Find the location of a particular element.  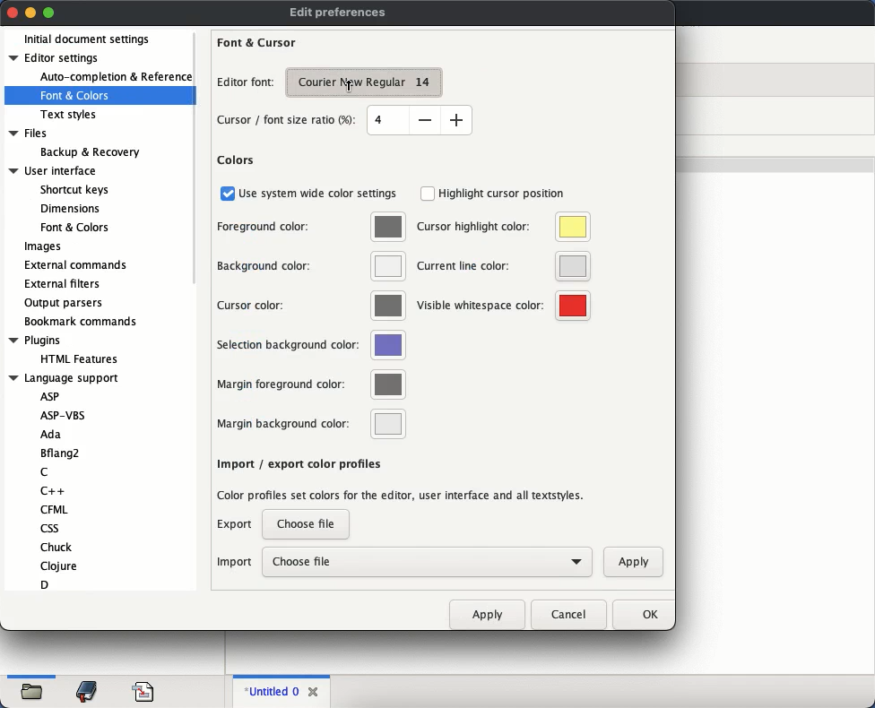

font and cursor is located at coordinates (257, 43).